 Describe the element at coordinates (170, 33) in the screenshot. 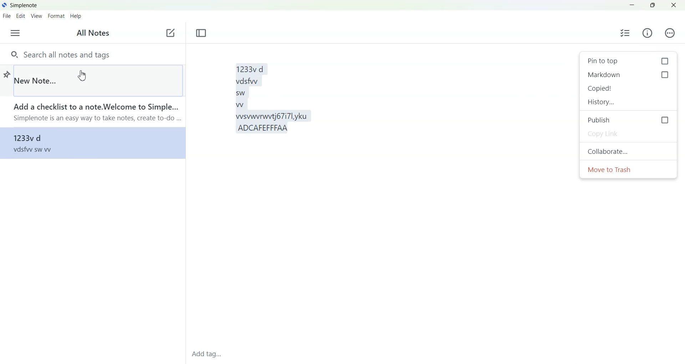

I see `Add new notes` at that location.